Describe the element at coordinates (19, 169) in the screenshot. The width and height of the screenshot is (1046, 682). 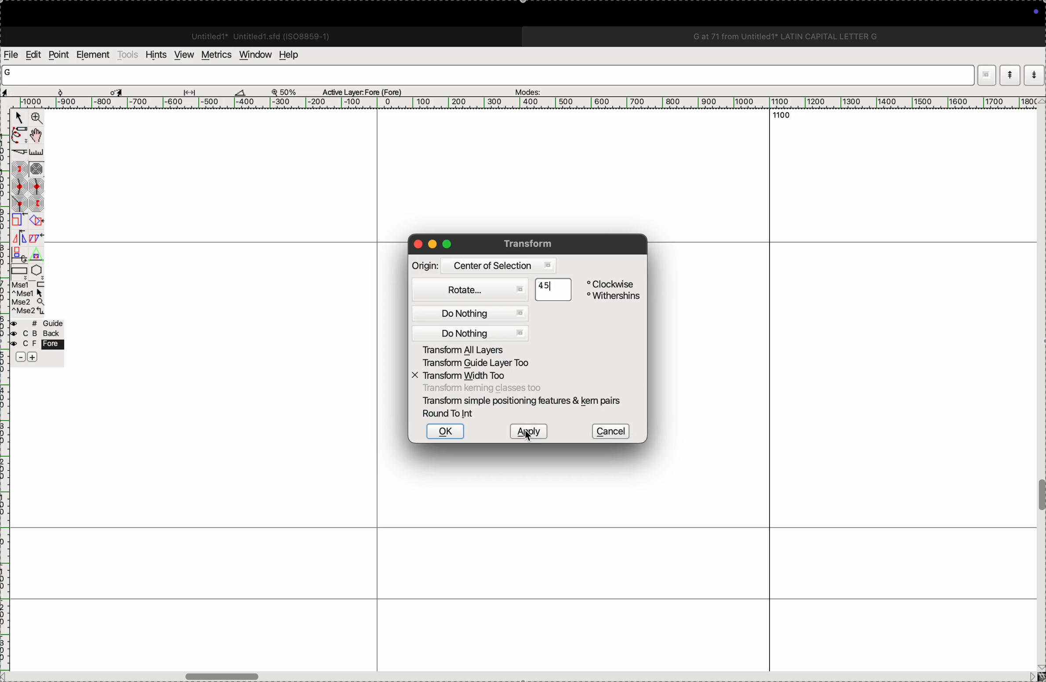
I see `next constraint point` at that location.